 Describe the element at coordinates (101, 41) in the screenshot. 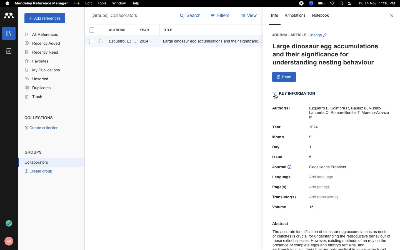

I see `flag` at that location.